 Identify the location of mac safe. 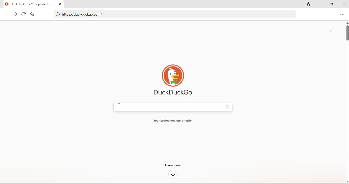
(58, 14).